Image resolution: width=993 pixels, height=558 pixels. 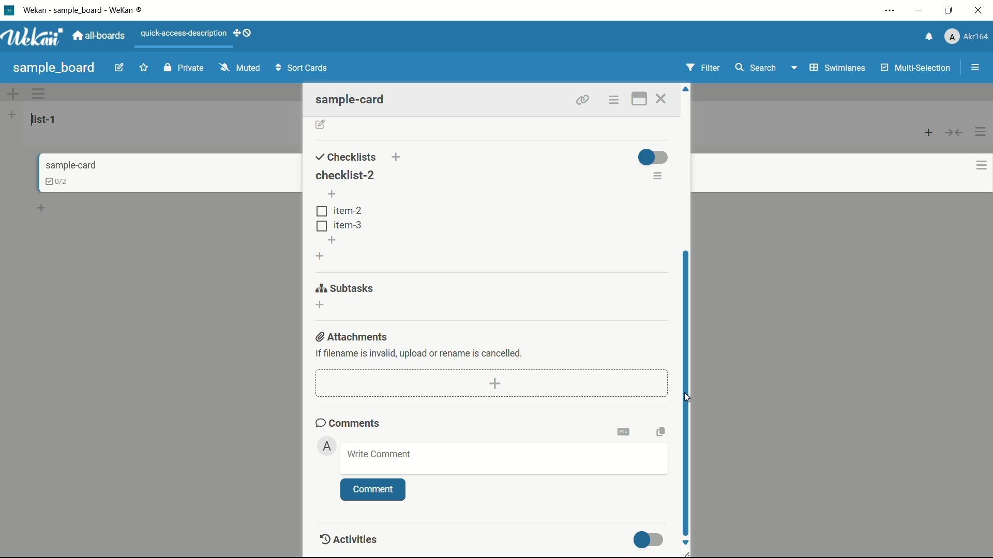 I want to click on activities, so click(x=352, y=539).